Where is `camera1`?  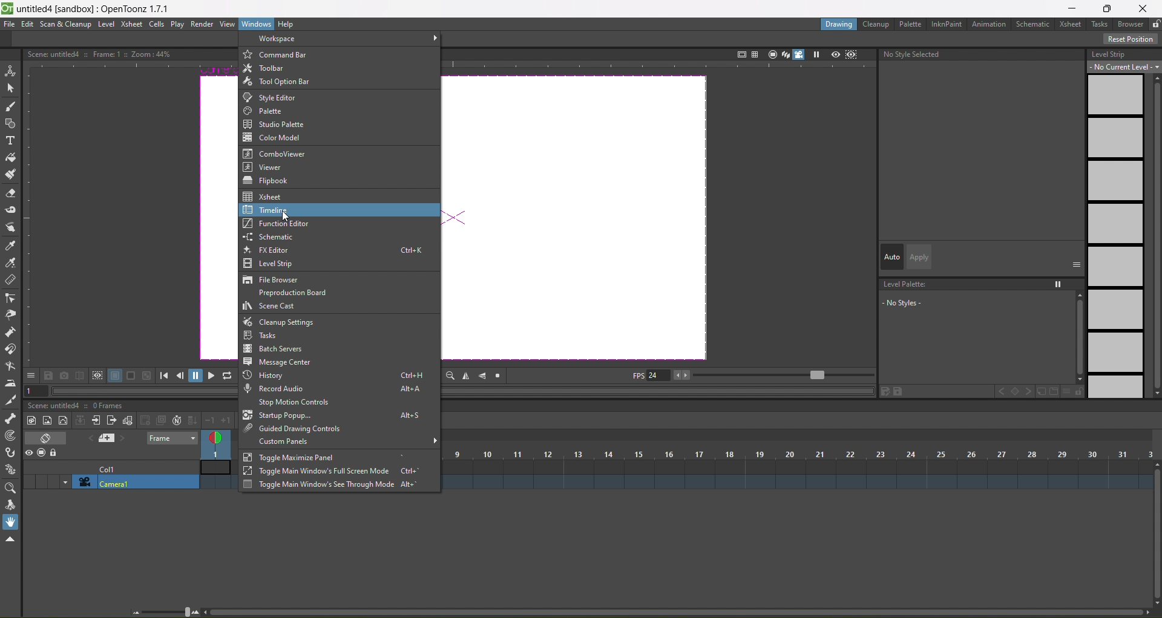 camera1 is located at coordinates (137, 483).